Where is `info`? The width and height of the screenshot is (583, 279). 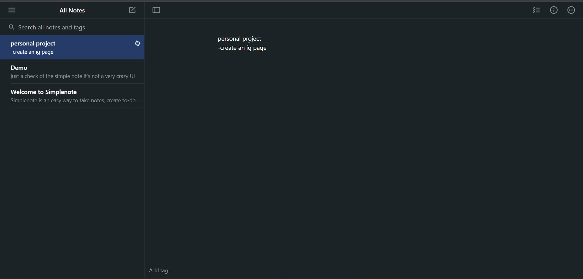
info is located at coordinates (554, 11).